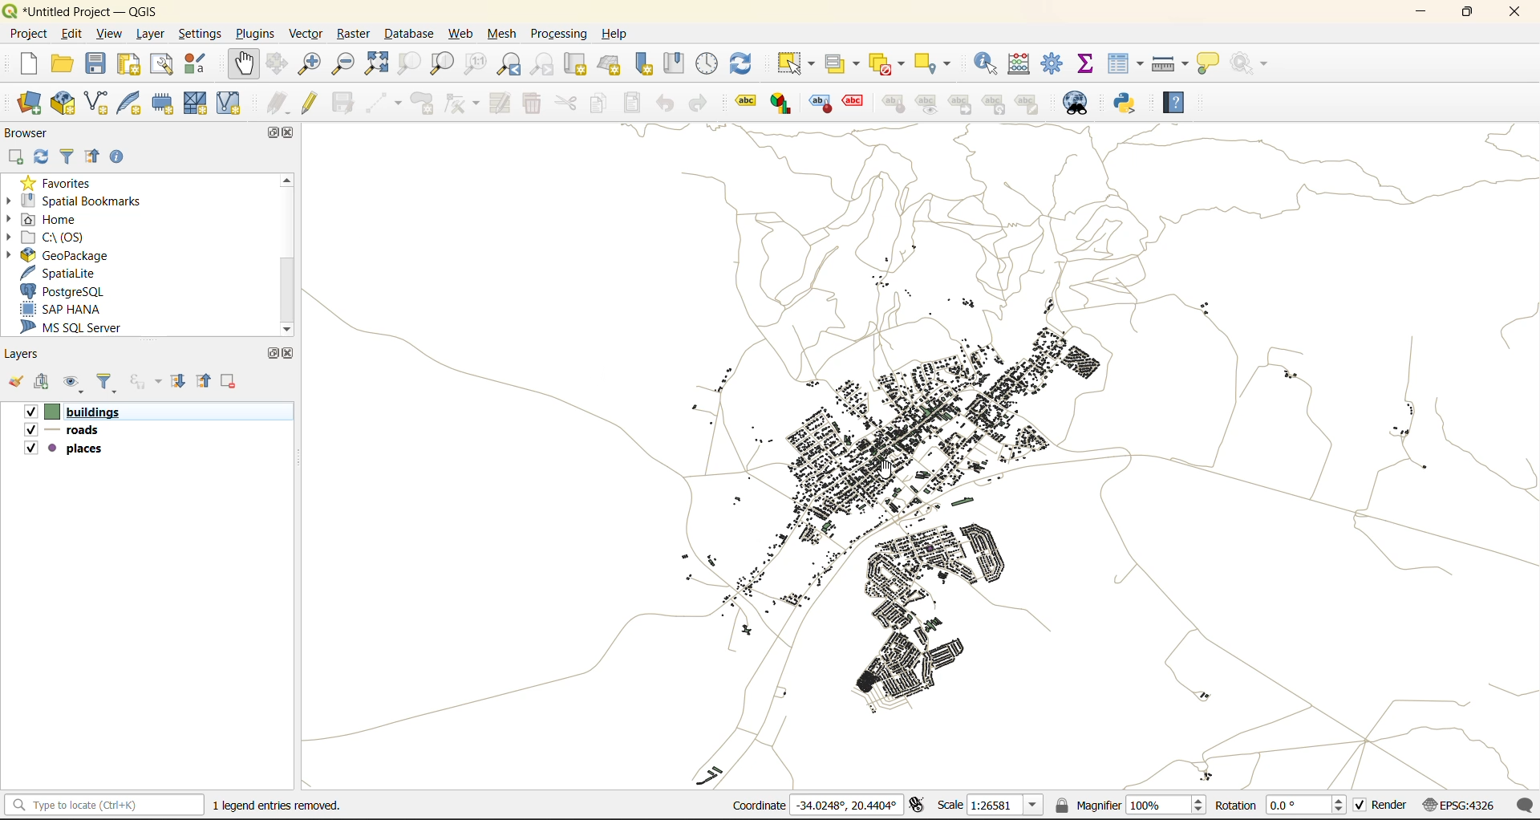 Image resolution: width=1540 pixels, height=820 pixels. Describe the element at coordinates (745, 104) in the screenshot. I see `Label tool` at that location.